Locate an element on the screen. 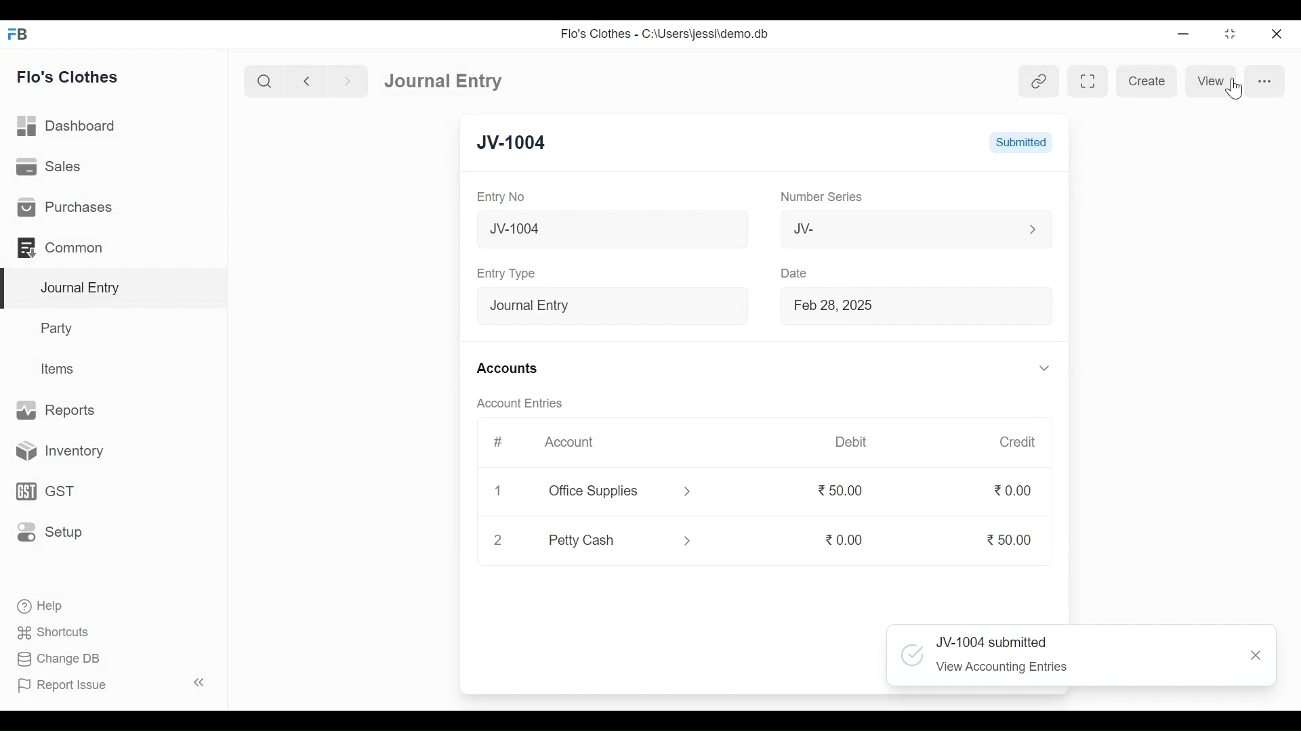 The height and width of the screenshot is (731, 1301). Office Supplies is located at coordinates (602, 492).